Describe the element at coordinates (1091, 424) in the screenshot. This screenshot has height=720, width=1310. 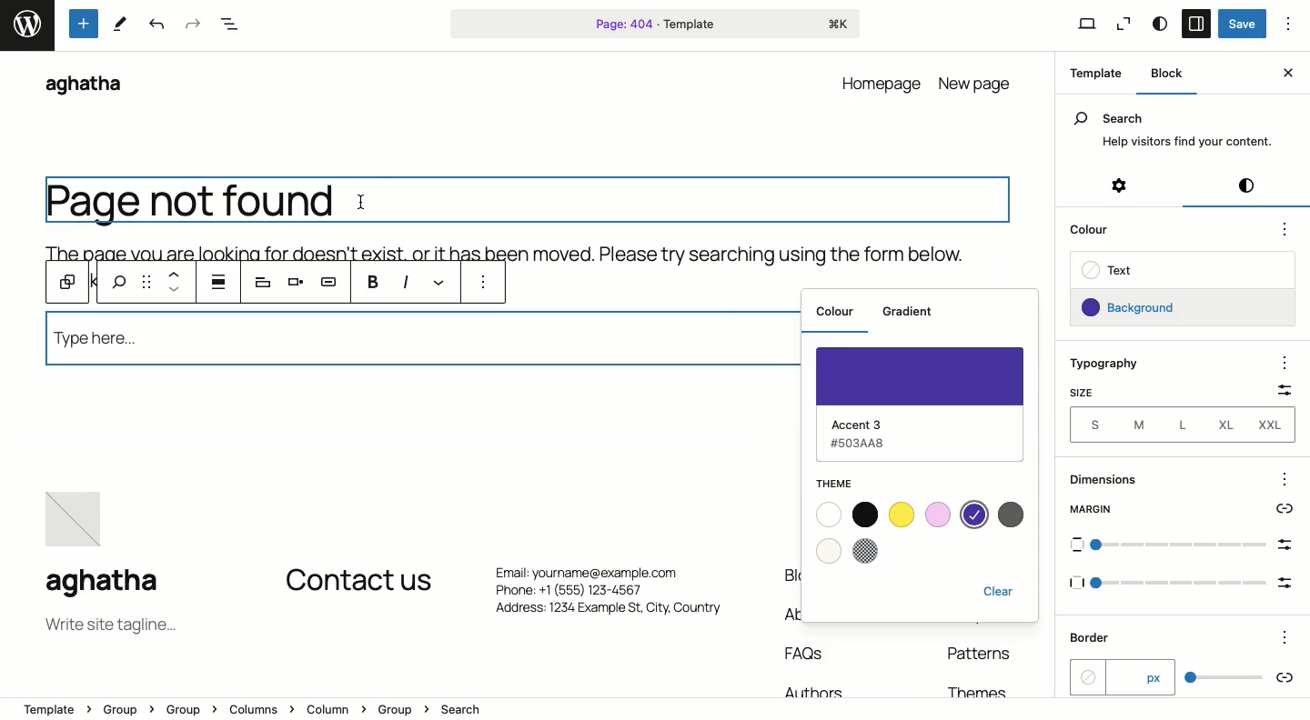
I see `Sizes` at that location.